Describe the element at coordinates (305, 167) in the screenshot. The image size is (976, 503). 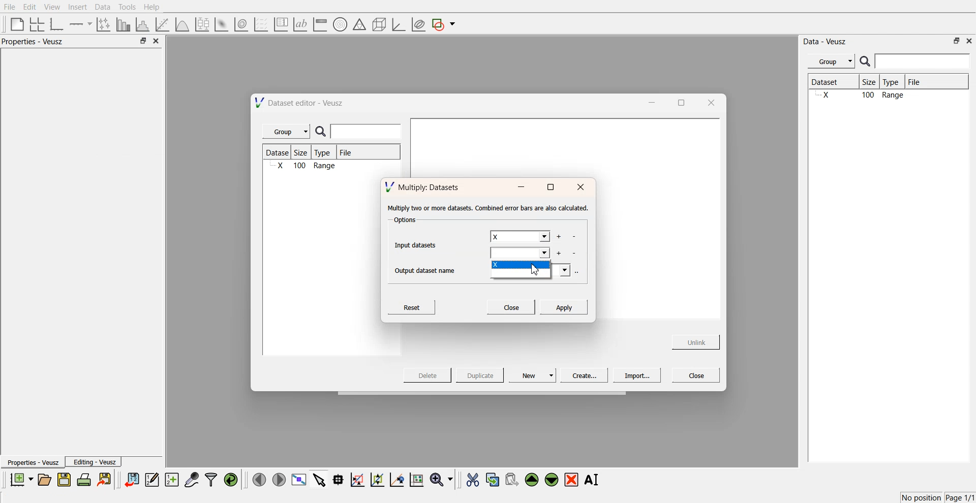
I see `X 100 Range` at that location.